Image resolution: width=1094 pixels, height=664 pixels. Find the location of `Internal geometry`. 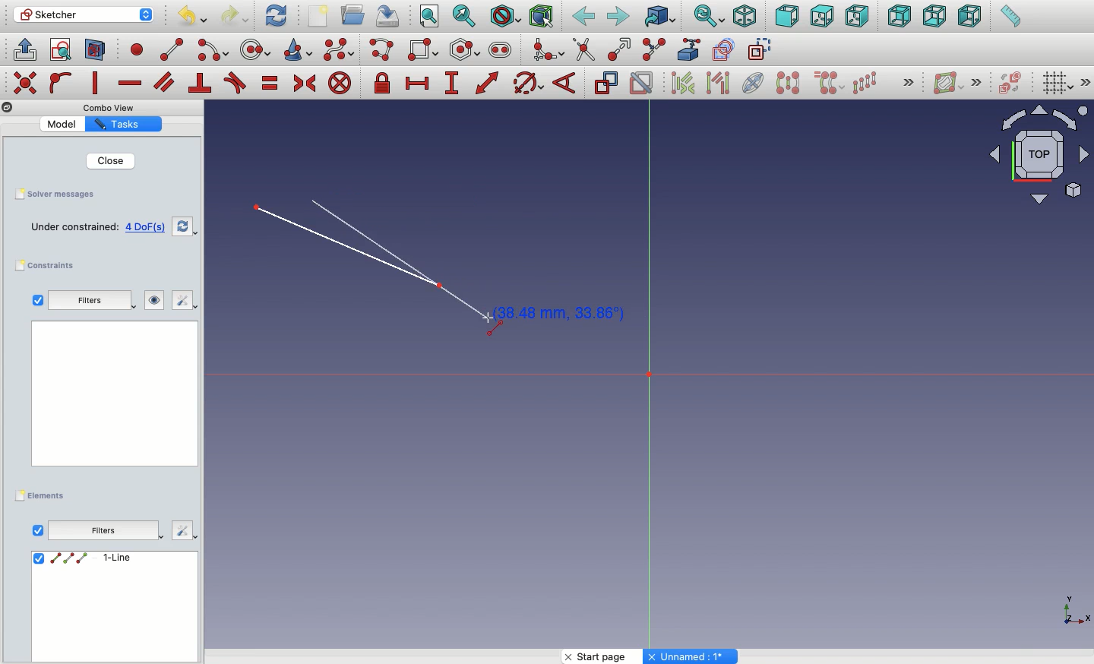

Internal geometry is located at coordinates (754, 82).